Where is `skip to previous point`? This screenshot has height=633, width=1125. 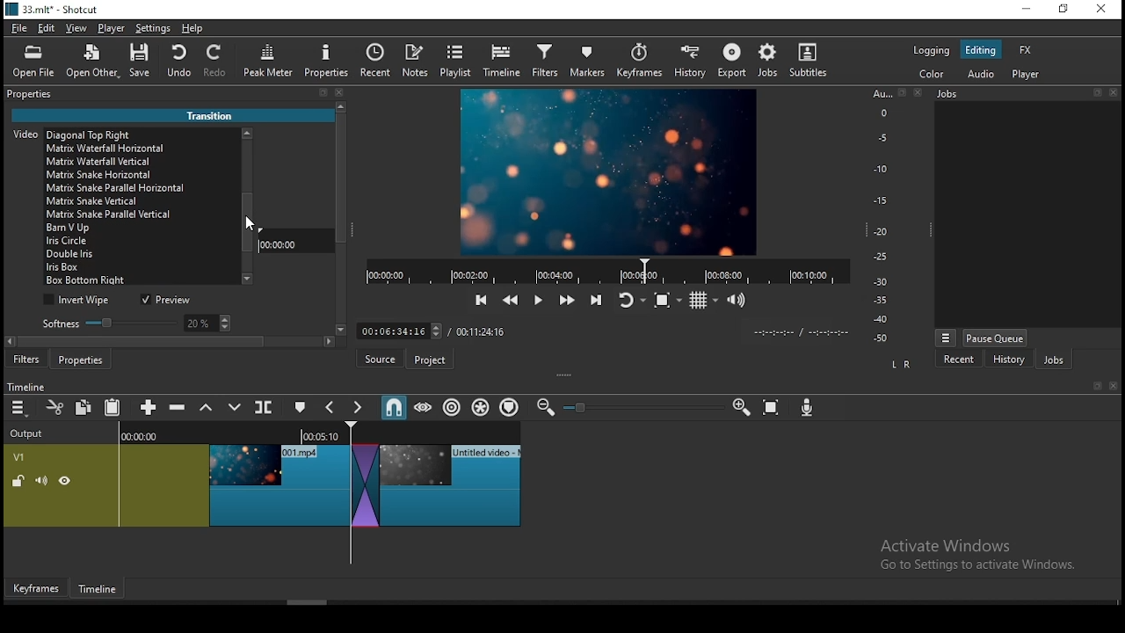 skip to previous point is located at coordinates (479, 301).